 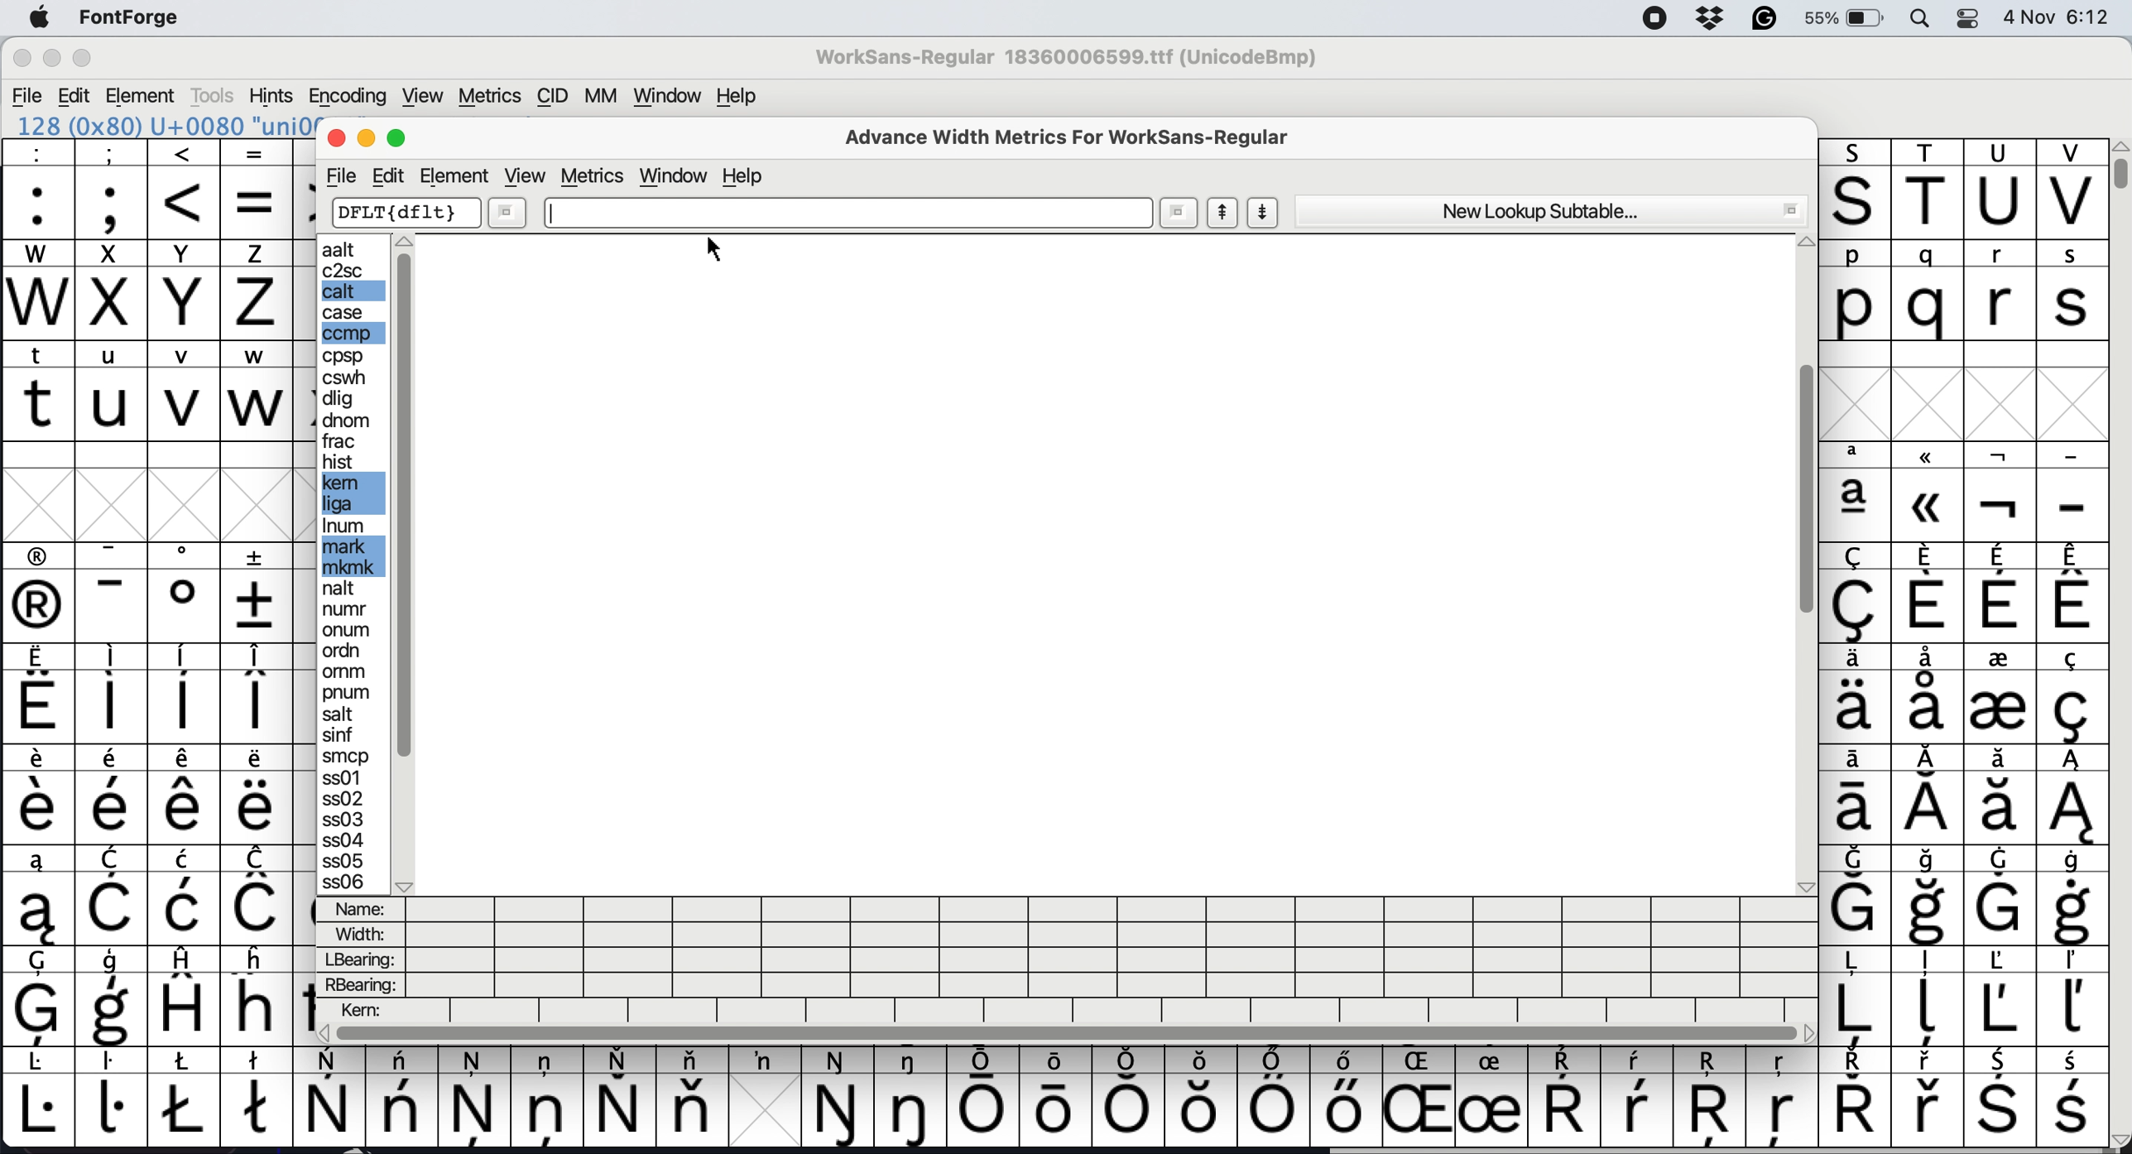 I want to click on lowercase letters, so click(x=1955, y=301).